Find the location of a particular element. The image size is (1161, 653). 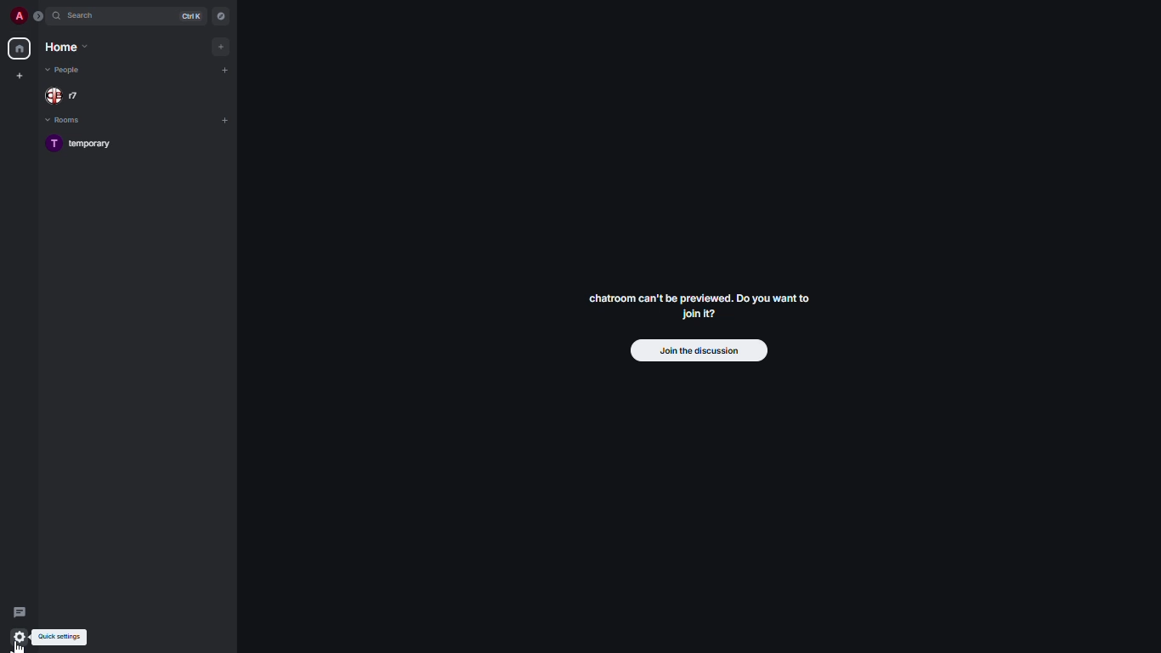

home is located at coordinates (65, 47).